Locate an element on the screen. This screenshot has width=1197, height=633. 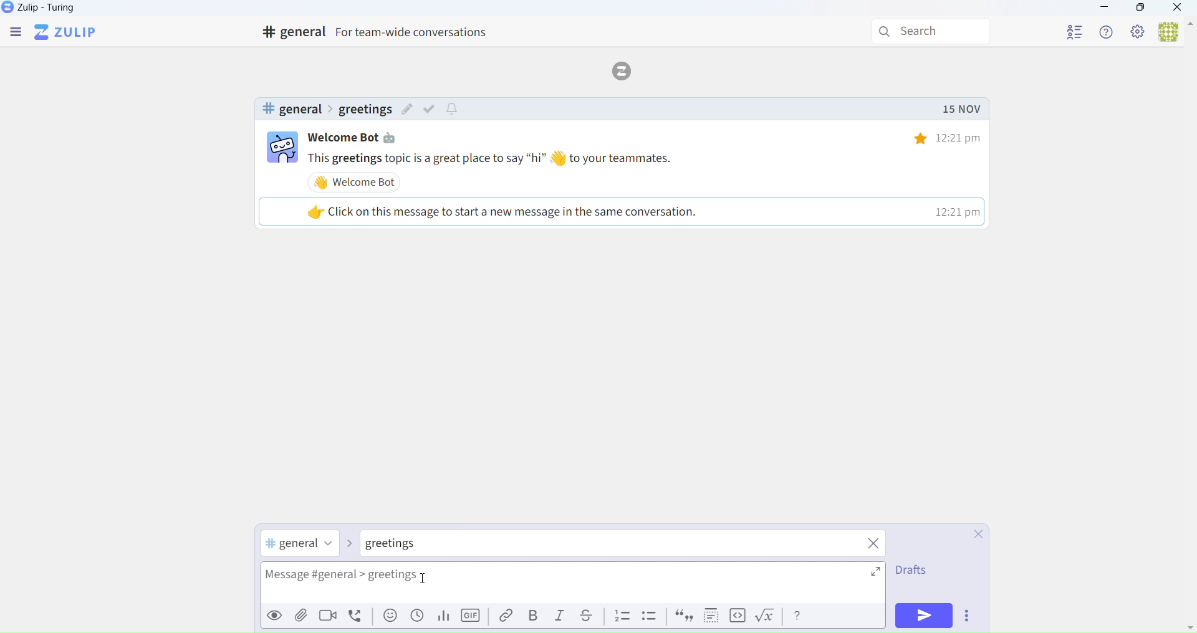
Close is located at coordinates (1178, 9).